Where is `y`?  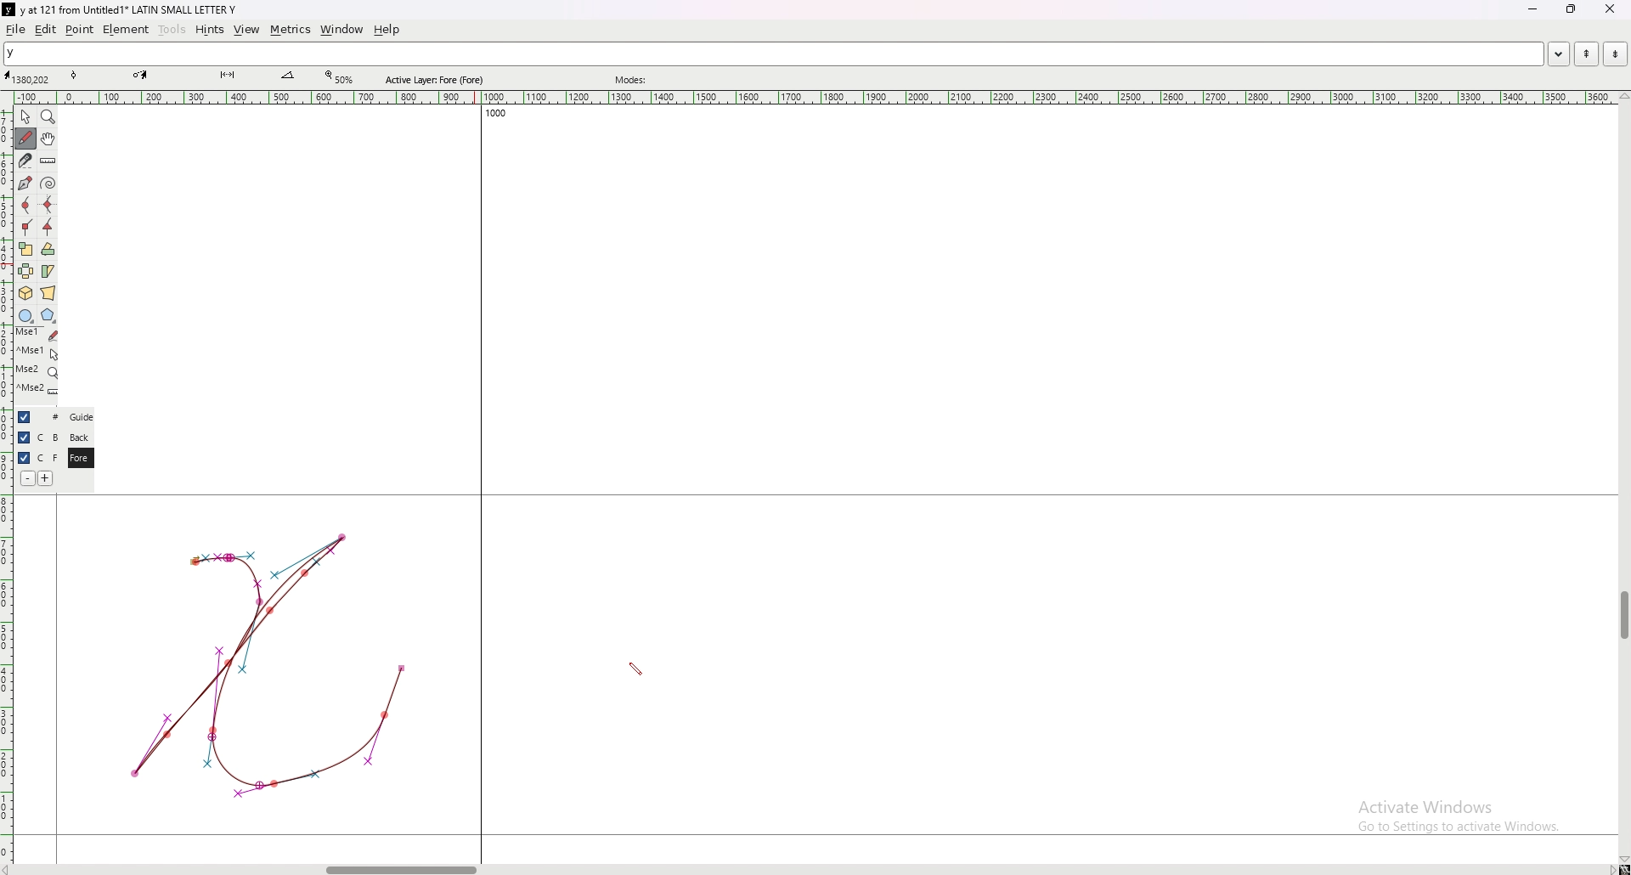
y is located at coordinates (773, 54).